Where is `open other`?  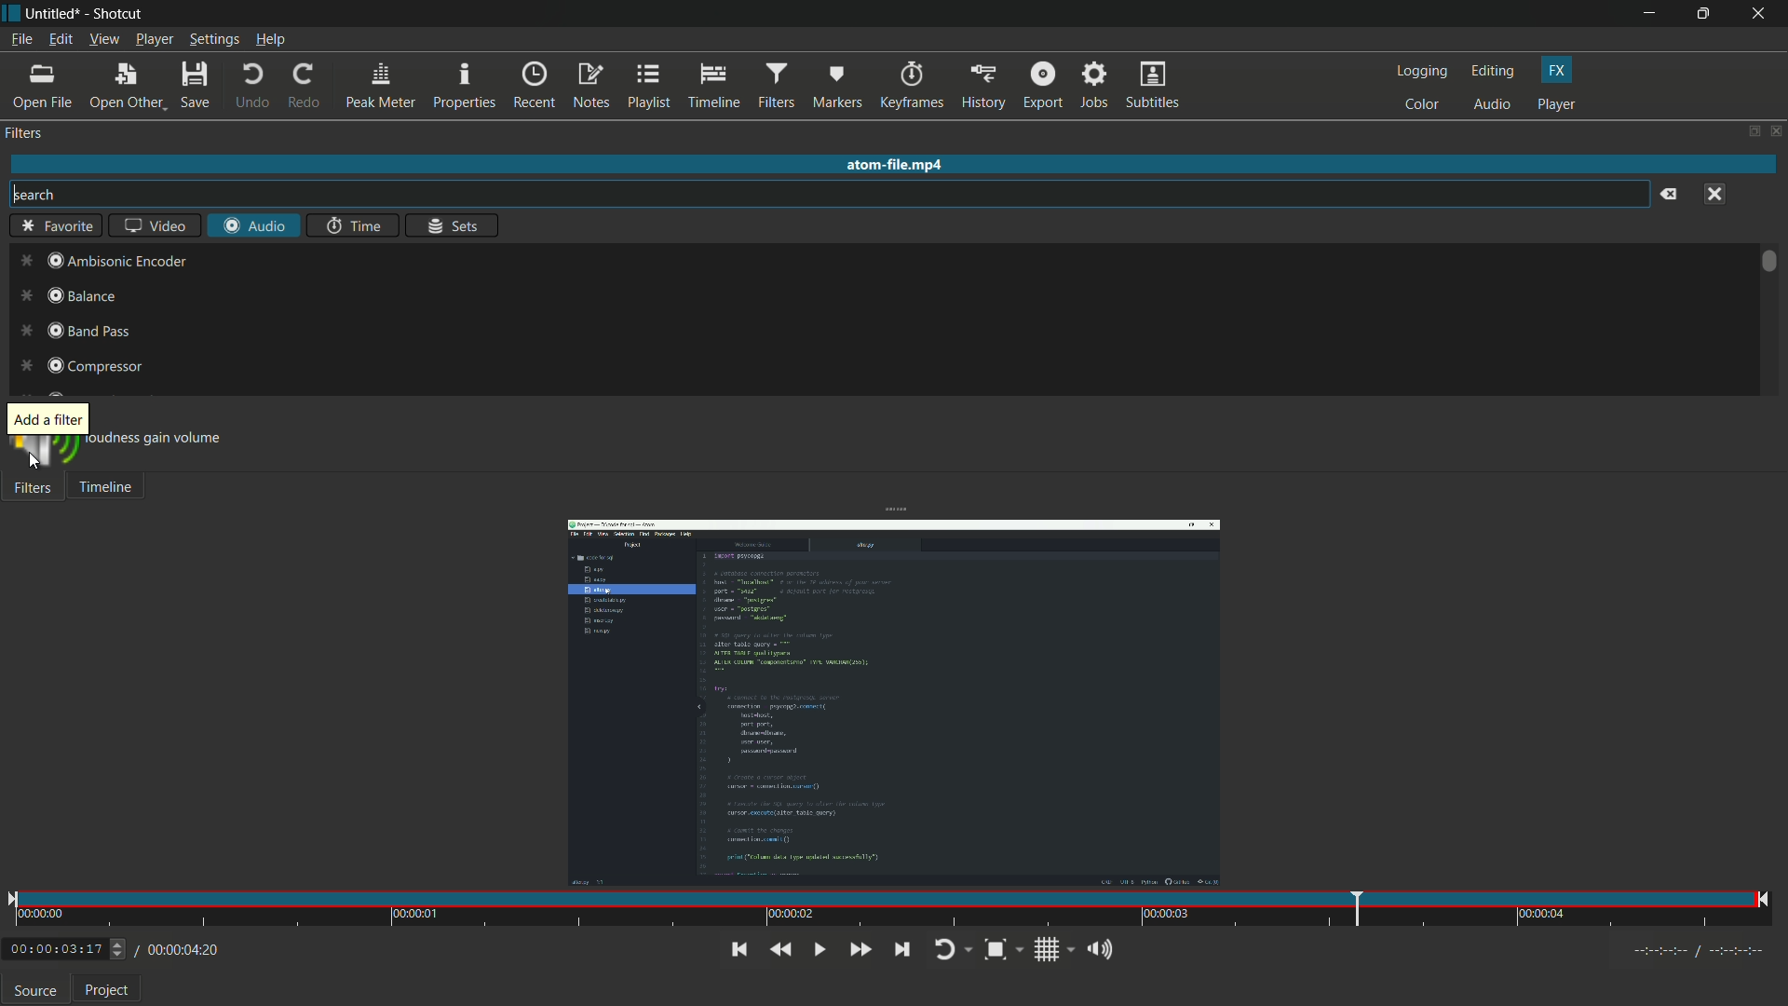 open other is located at coordinates (125, 87).